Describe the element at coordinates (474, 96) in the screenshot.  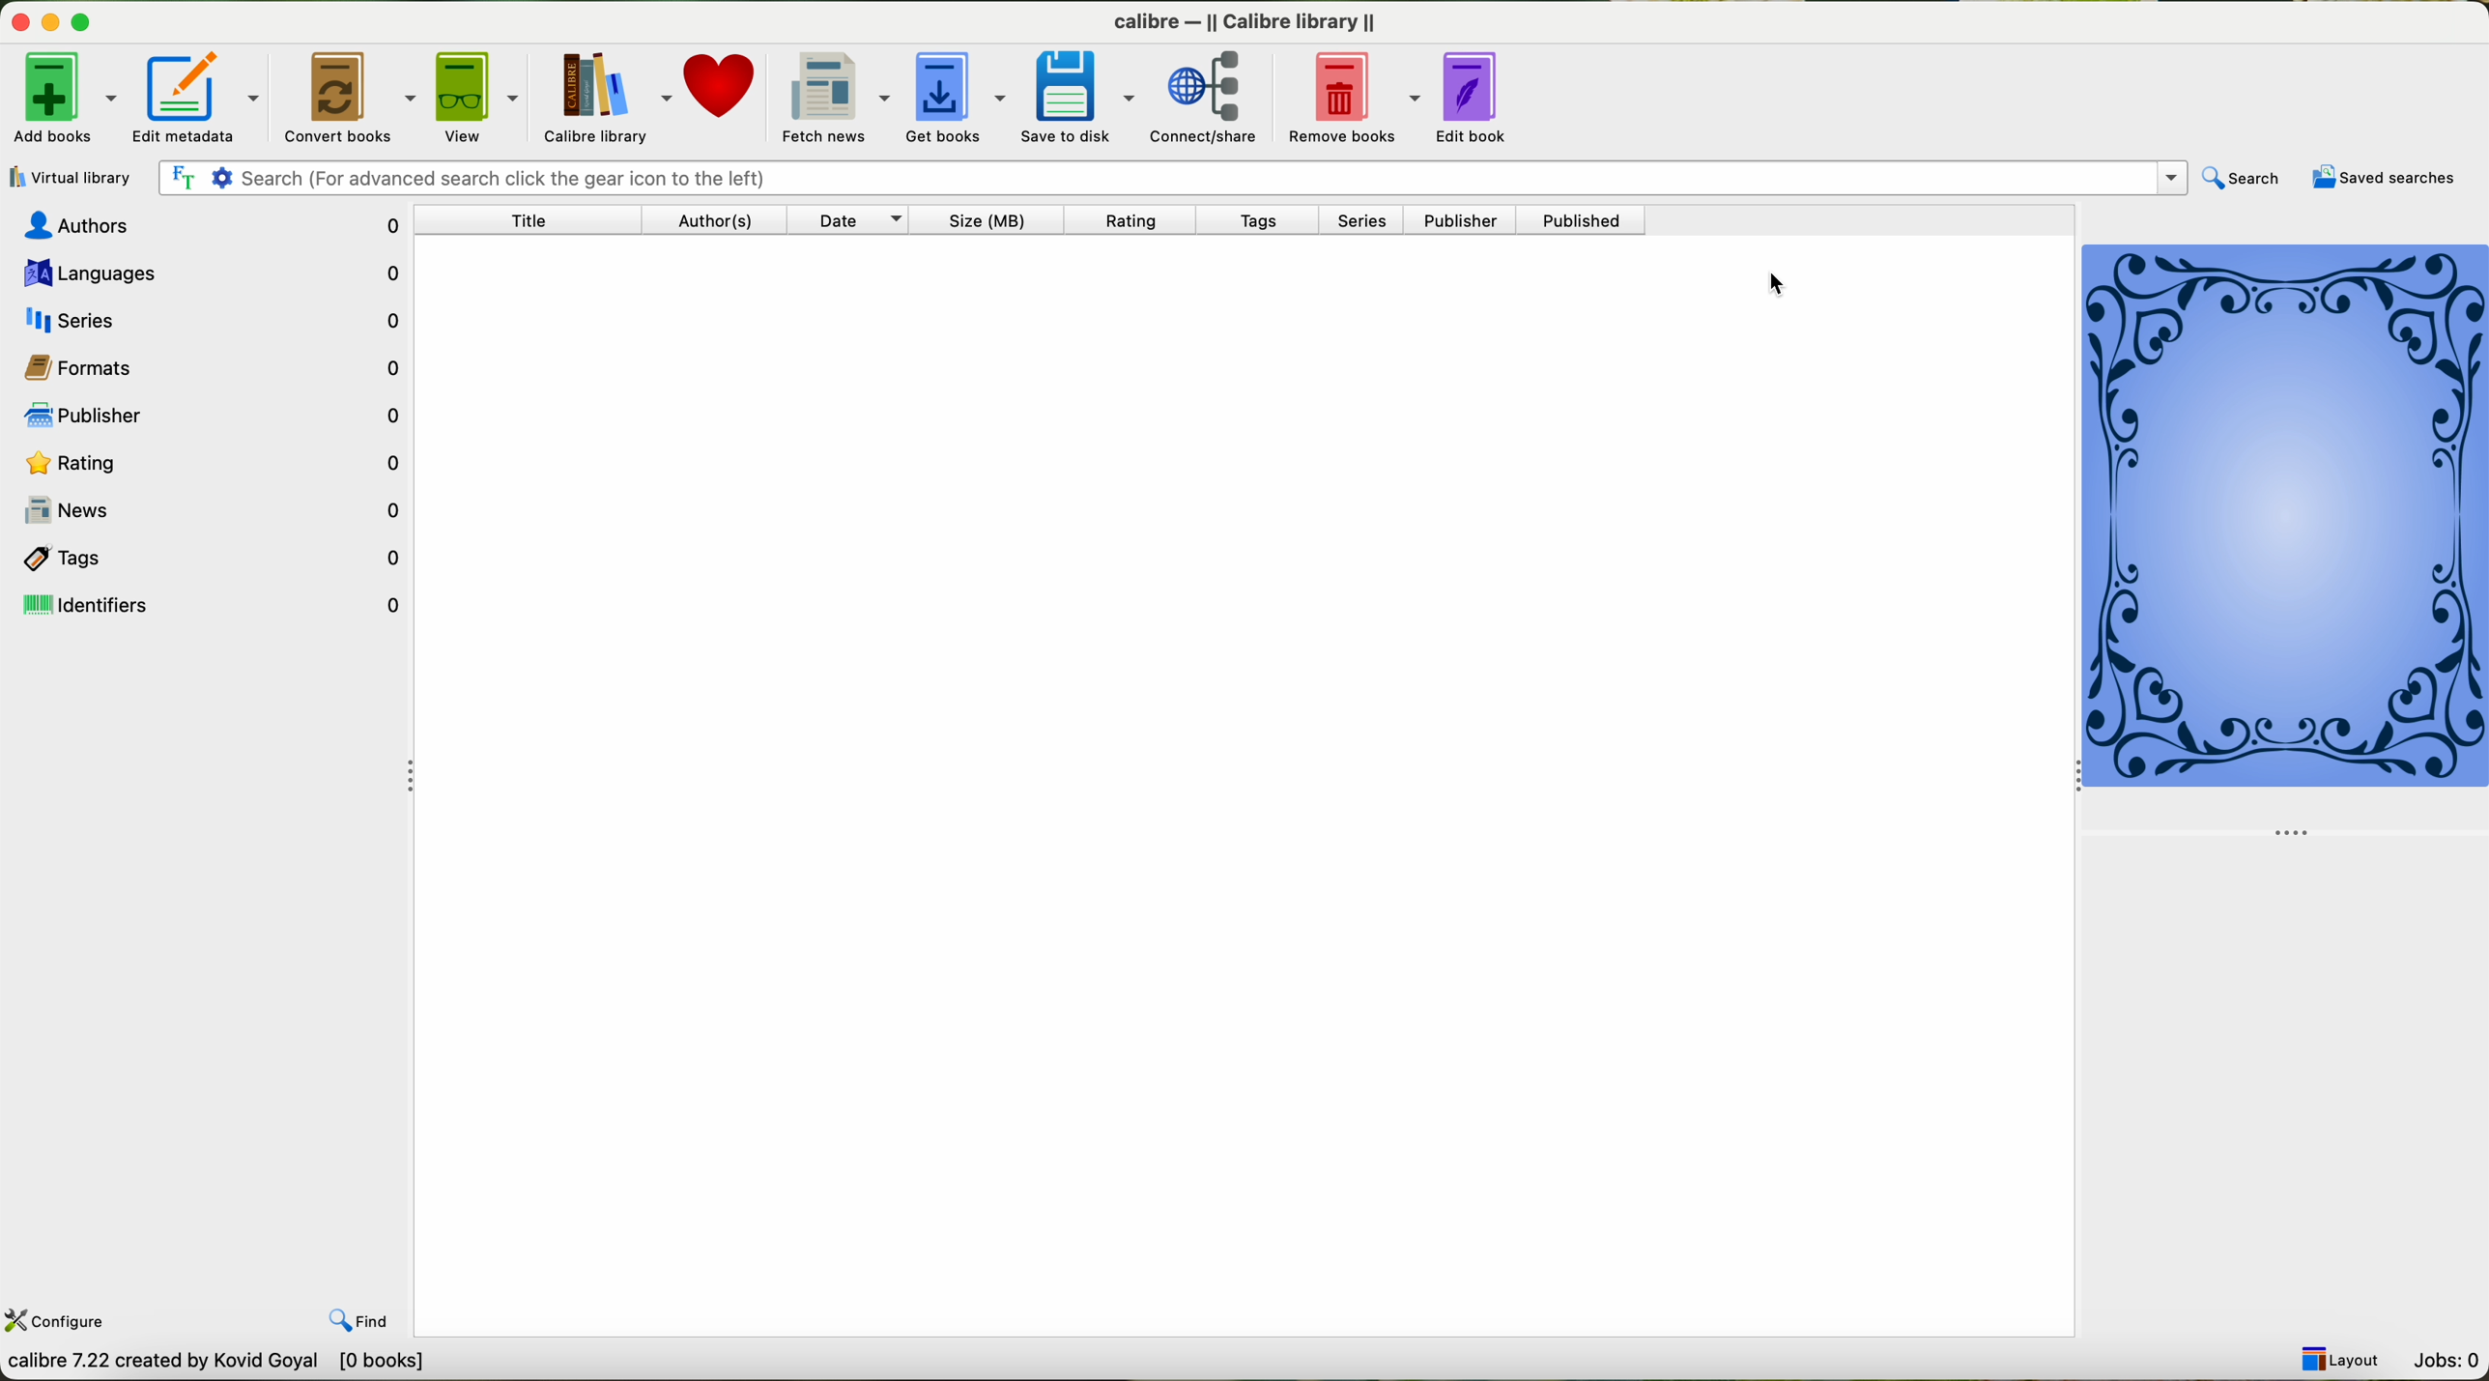
I see `view` at that location.